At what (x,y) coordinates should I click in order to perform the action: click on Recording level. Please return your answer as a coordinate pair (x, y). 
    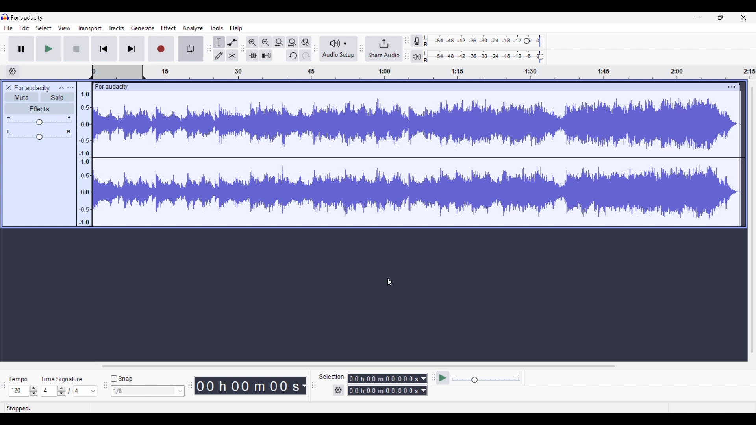
    Looking at the image, I should click on (488, 42).